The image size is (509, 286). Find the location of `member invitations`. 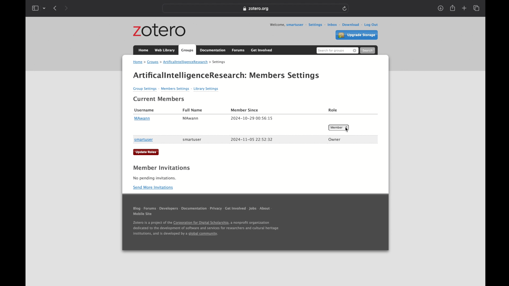

member invitations is located at coordinates (161, 168).